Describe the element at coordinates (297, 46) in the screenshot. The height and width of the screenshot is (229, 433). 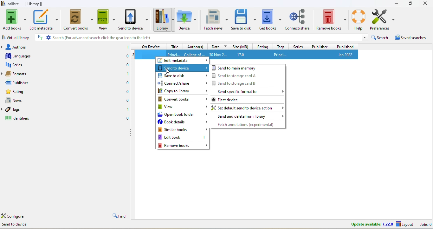
I see `series` at that location.